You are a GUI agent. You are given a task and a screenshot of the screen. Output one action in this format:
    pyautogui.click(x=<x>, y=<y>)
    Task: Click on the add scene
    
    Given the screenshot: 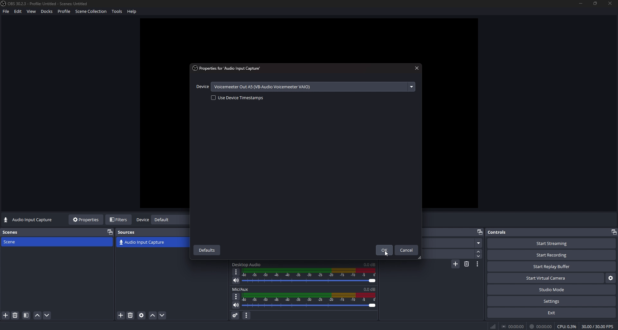 What is the action you would take?
    pyautogui.click(x=6, y=315)
    